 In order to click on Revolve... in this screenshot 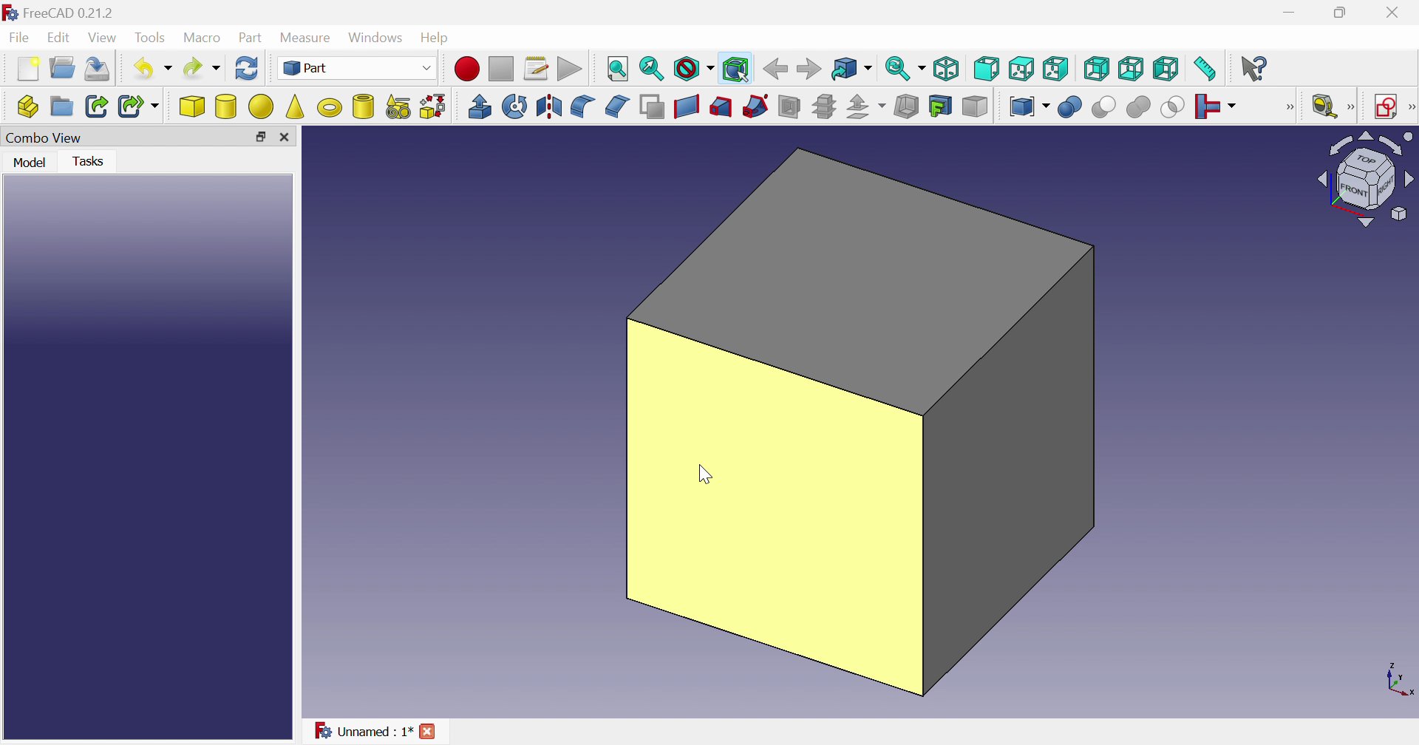, I will do `click(514, 106)`.